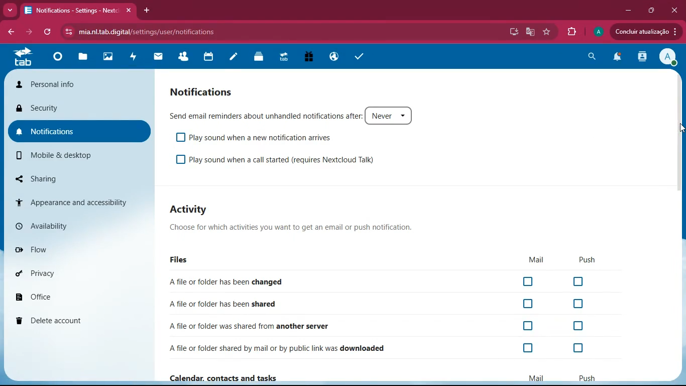 This screenshot has height=386, width=686. I want to click on files, so click(85, 57).